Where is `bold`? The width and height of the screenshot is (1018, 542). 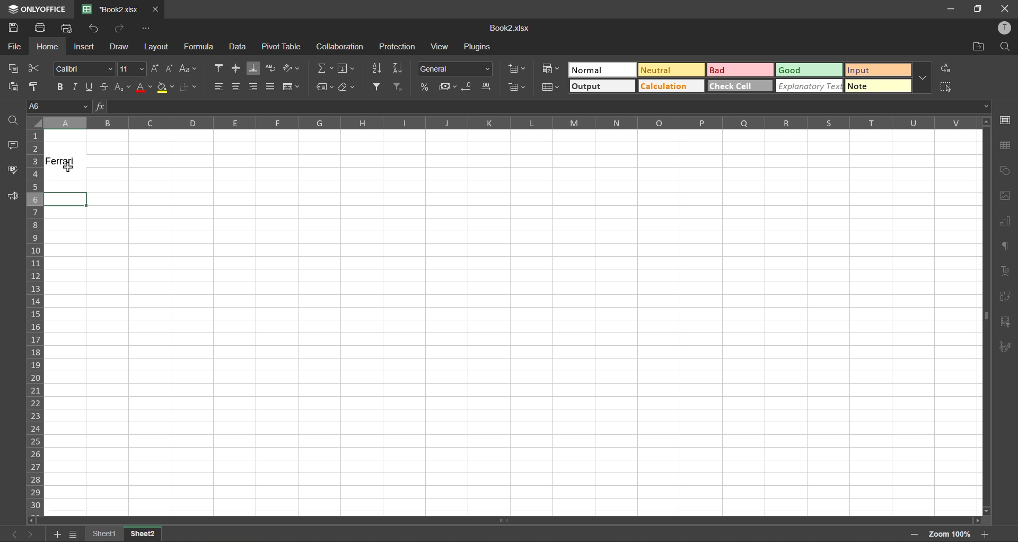 bold is located at coordinates (59, 88).